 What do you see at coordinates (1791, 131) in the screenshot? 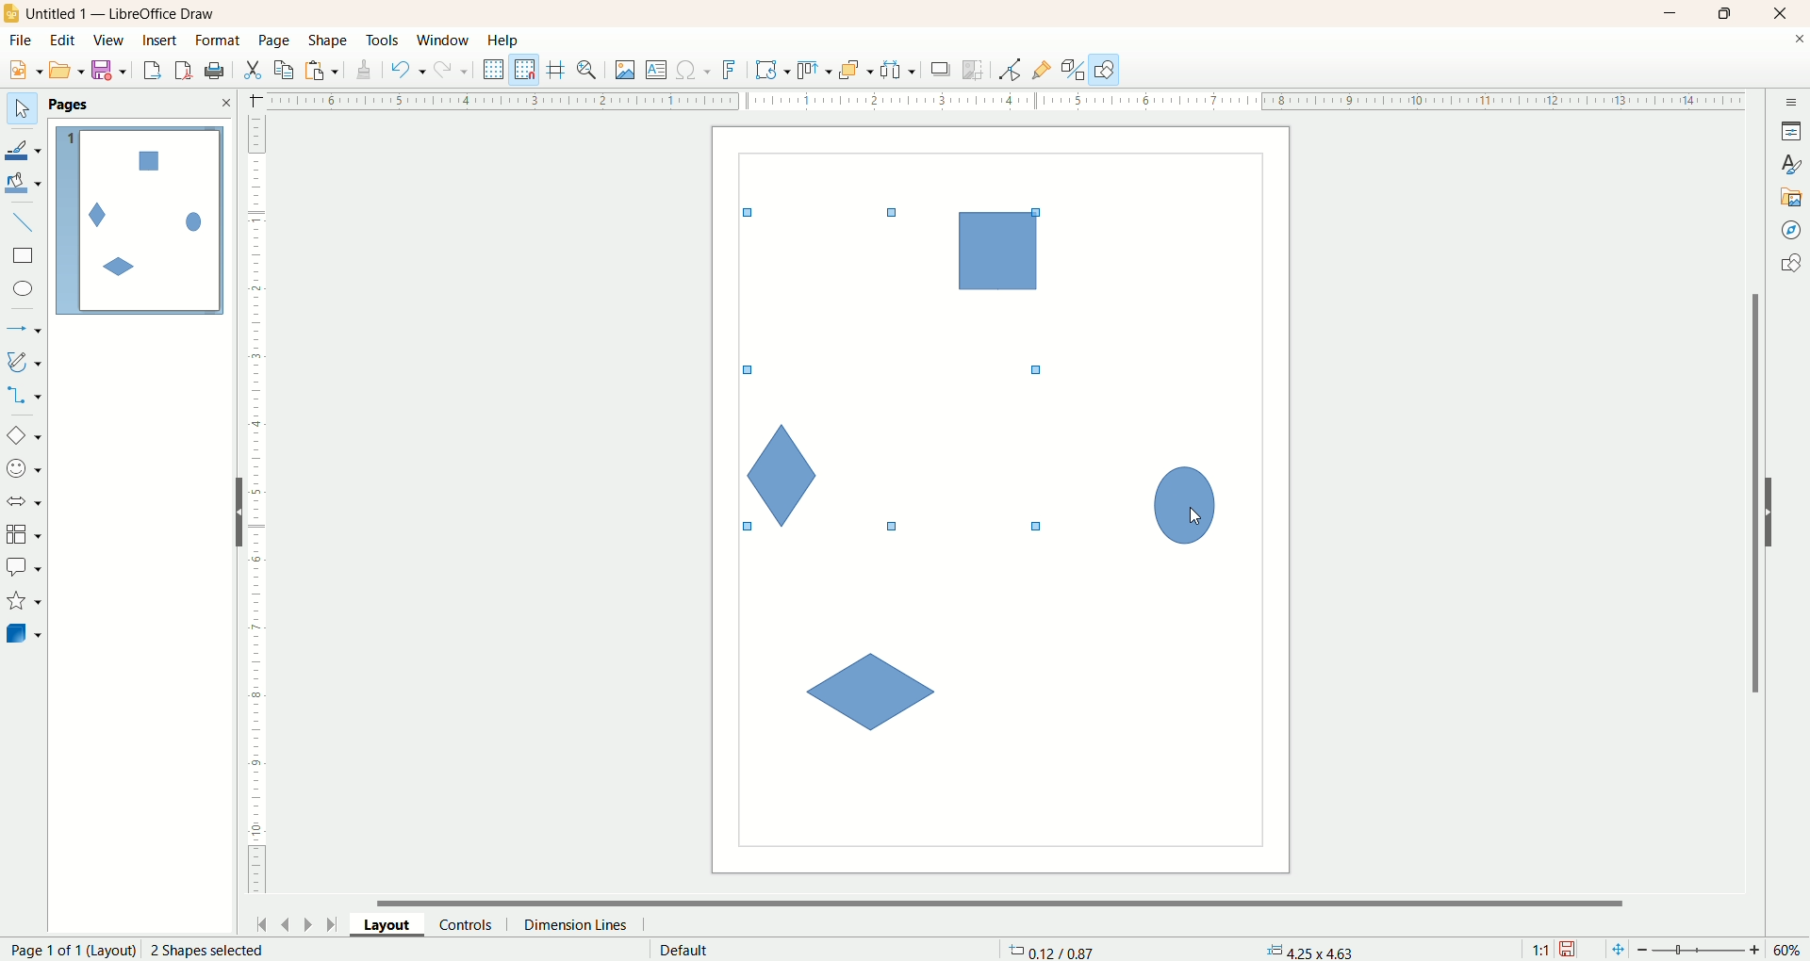
I see `properties` at bounding box center [1791, 131].